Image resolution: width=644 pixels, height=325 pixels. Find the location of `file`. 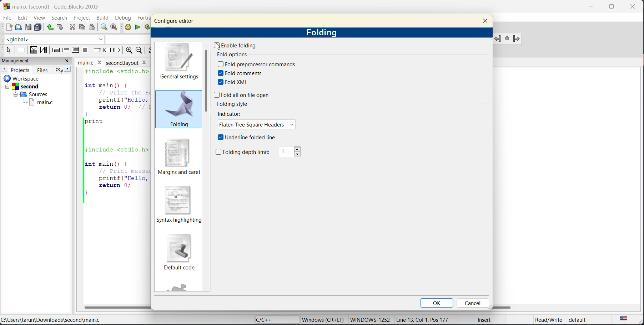

file is located at coordinates (8, 18).